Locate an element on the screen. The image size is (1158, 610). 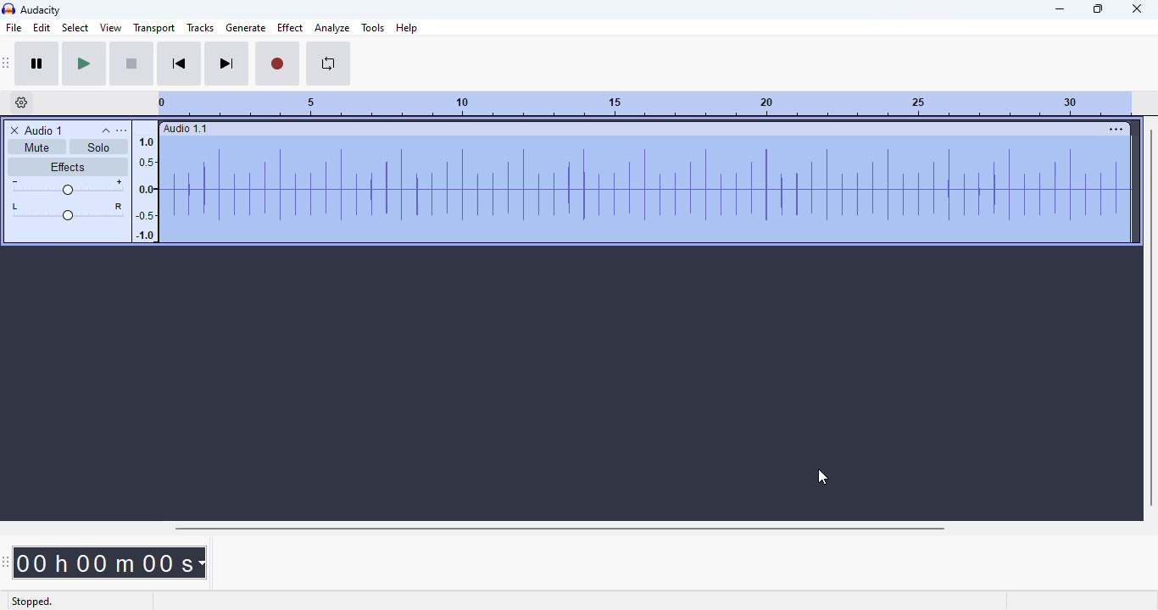
tools is located at coordinates (372, 28).